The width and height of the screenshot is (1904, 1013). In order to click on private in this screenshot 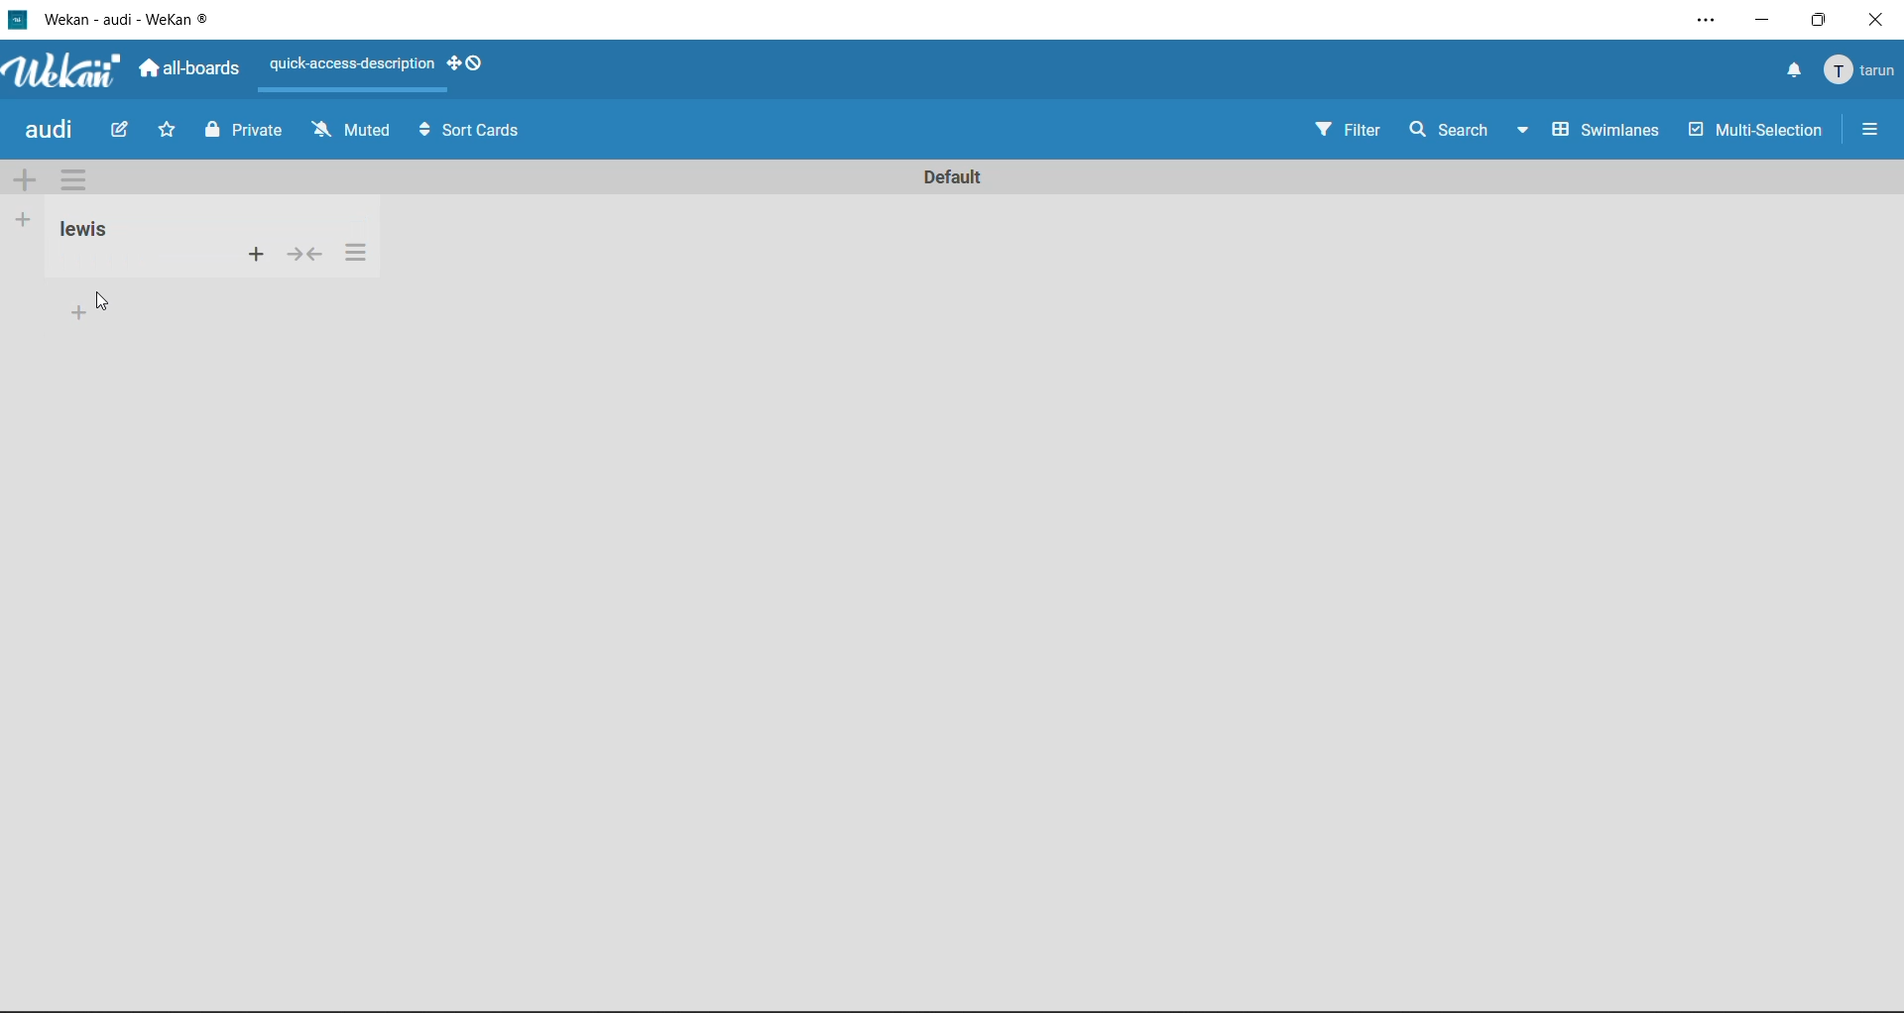, I will do `click(242, 133)`.